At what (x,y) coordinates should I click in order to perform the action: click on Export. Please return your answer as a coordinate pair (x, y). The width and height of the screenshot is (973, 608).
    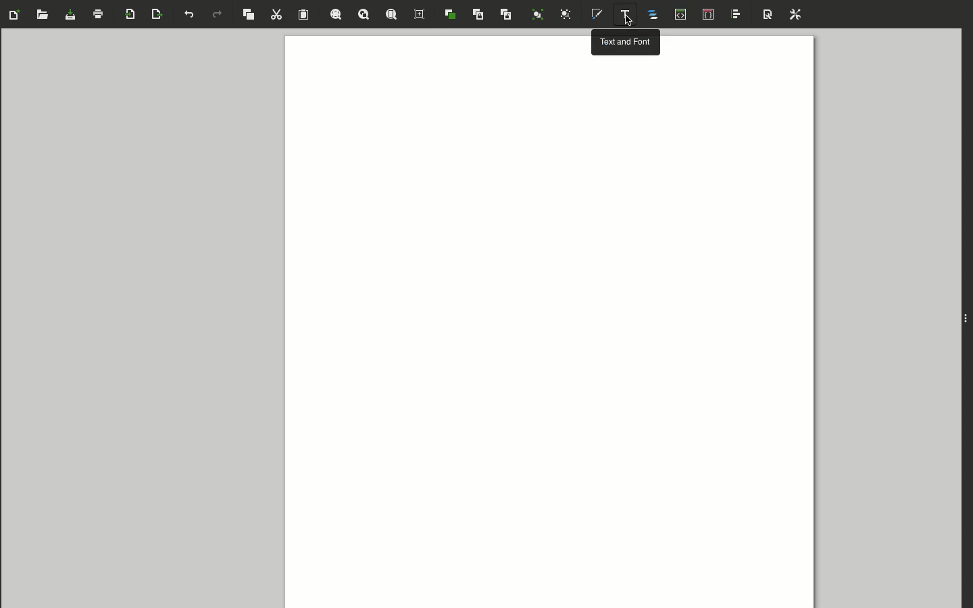
    Looking at the image, I should click on (158, 15).